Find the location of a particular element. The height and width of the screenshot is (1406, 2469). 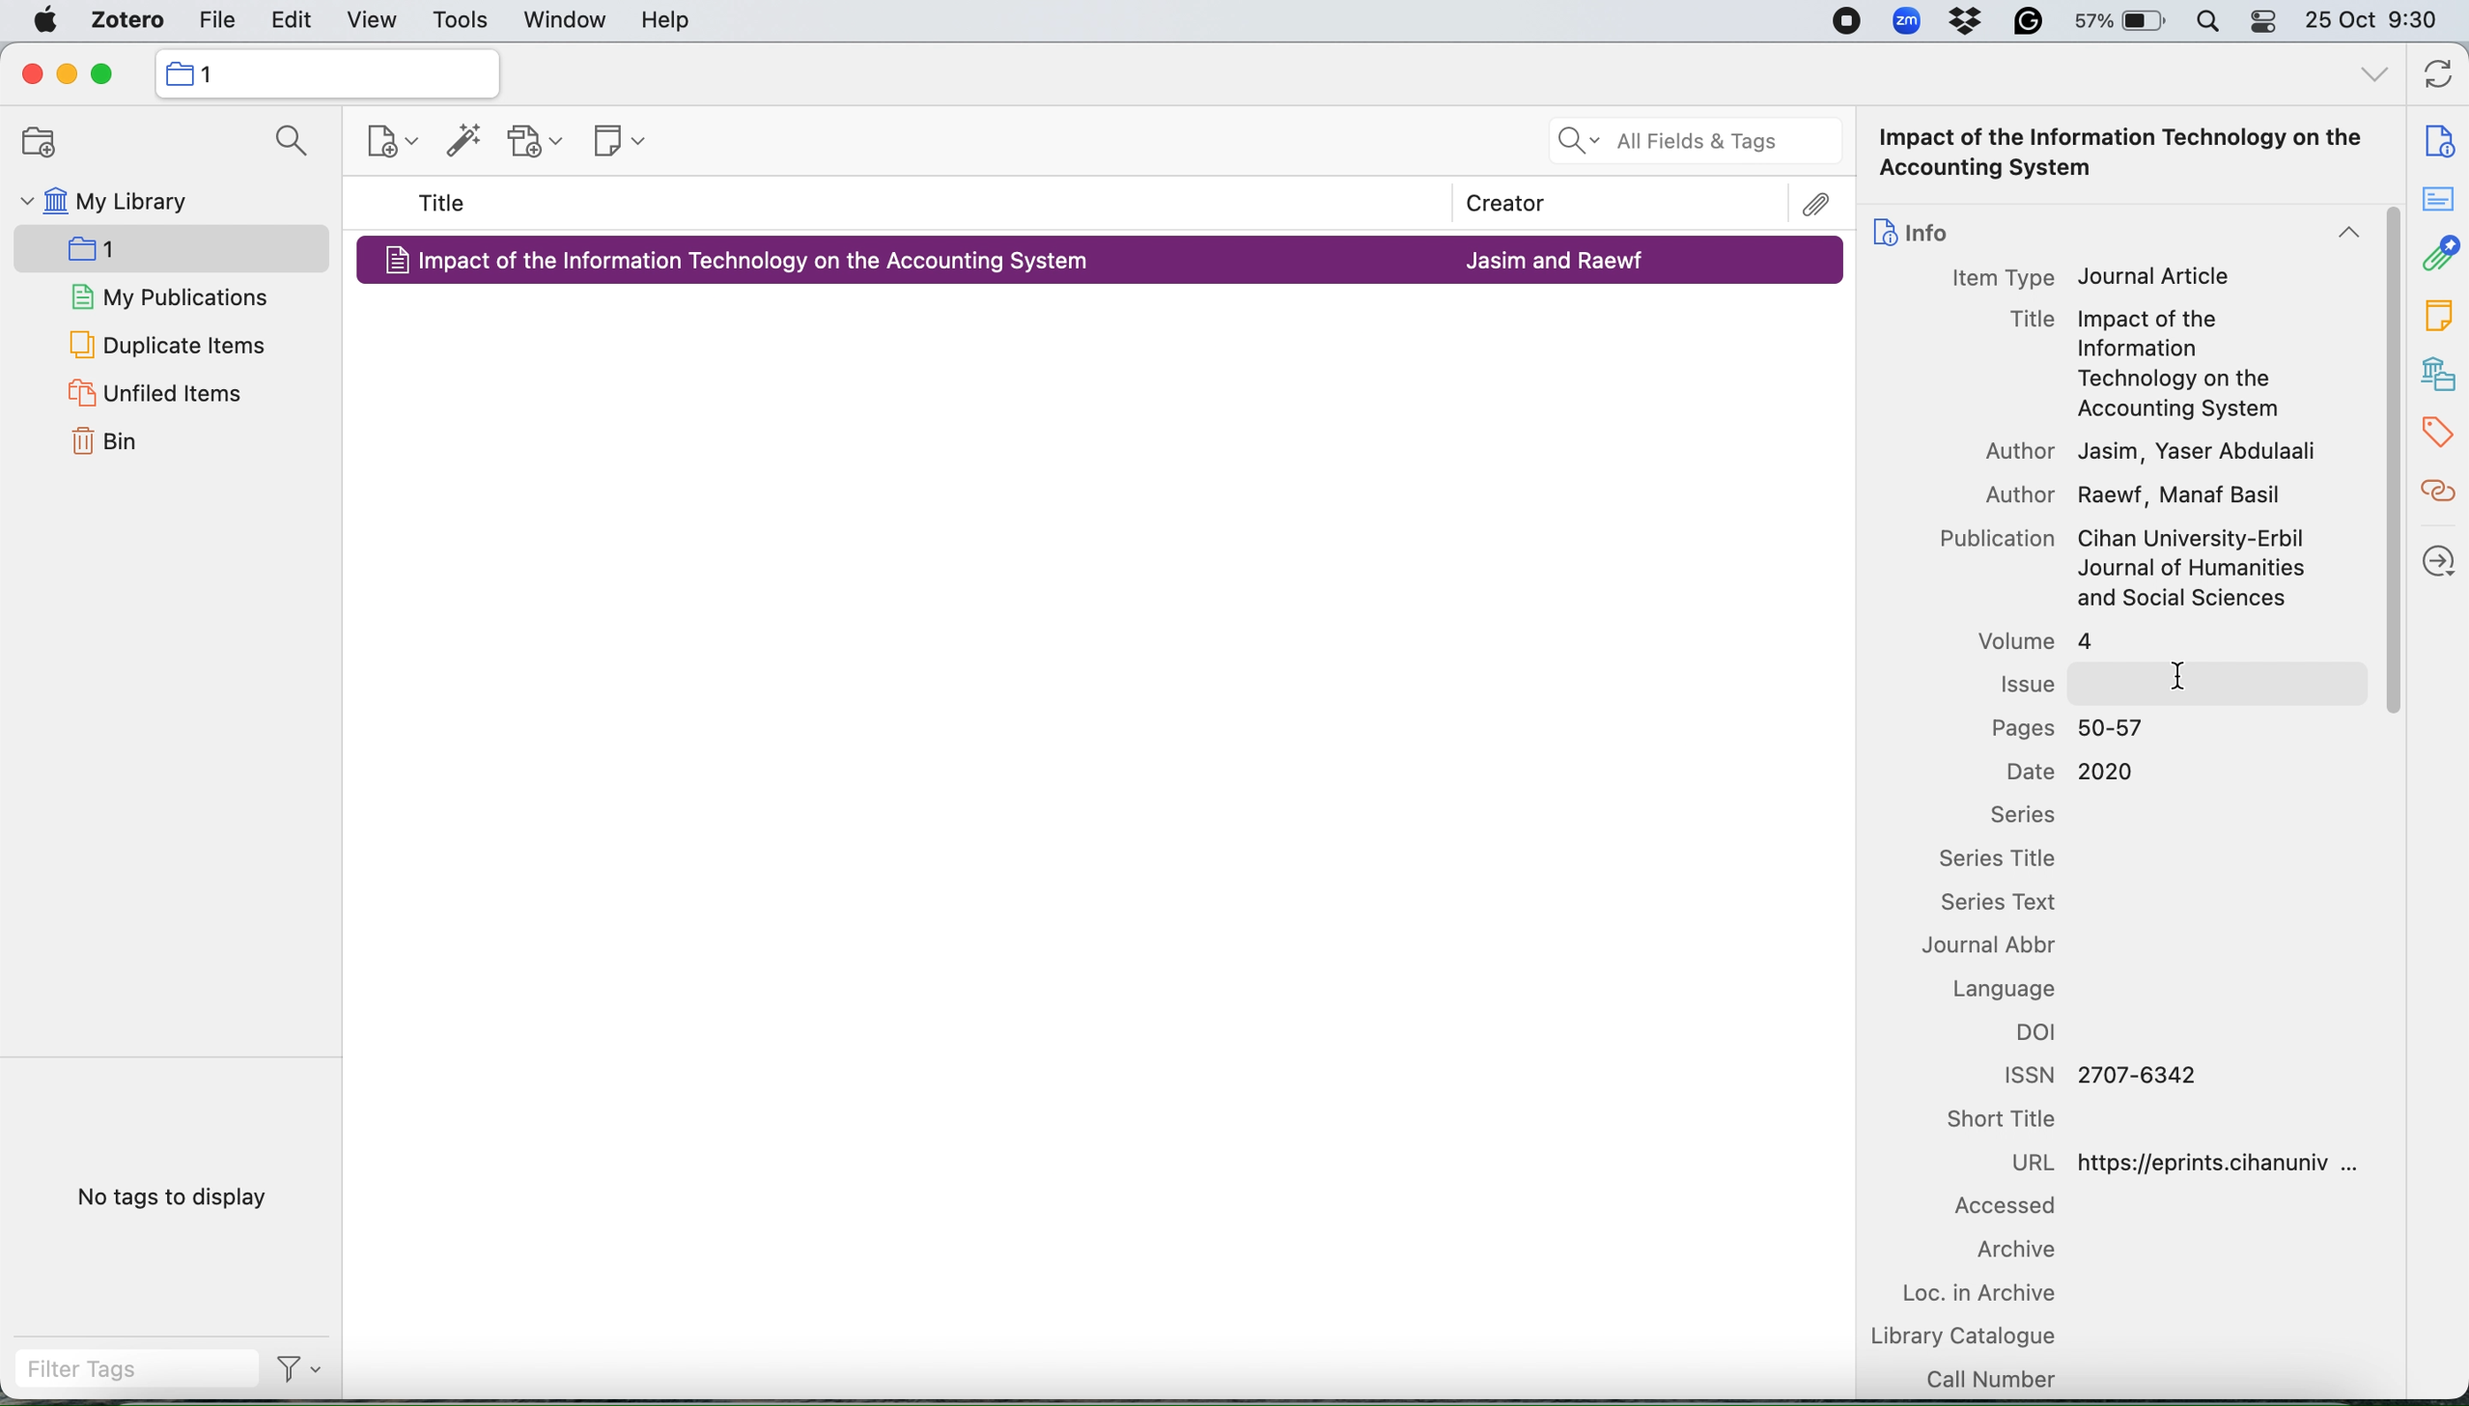

pages 50-57 is located at coordinates (2079, 728).